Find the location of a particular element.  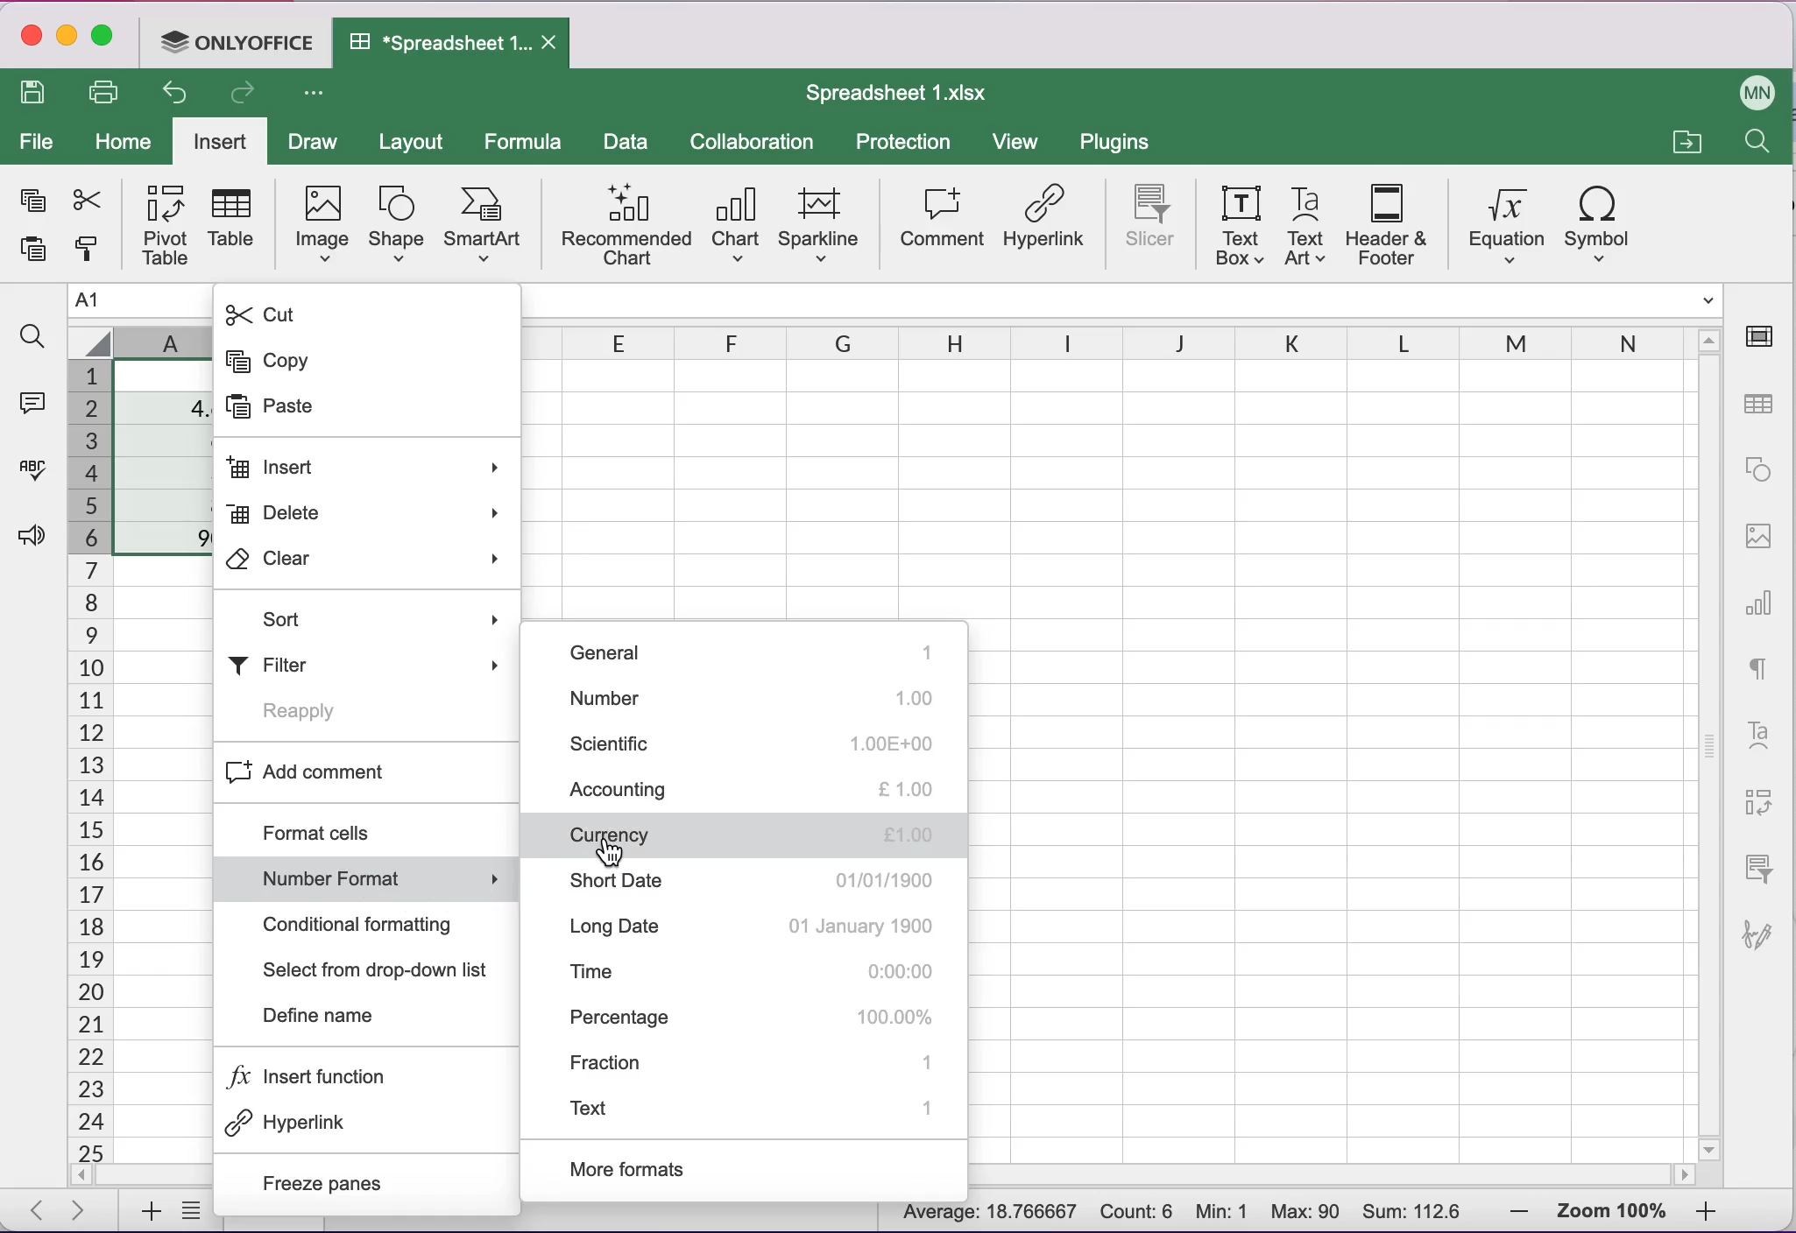

Format cells is located at coordinates (367, 829).